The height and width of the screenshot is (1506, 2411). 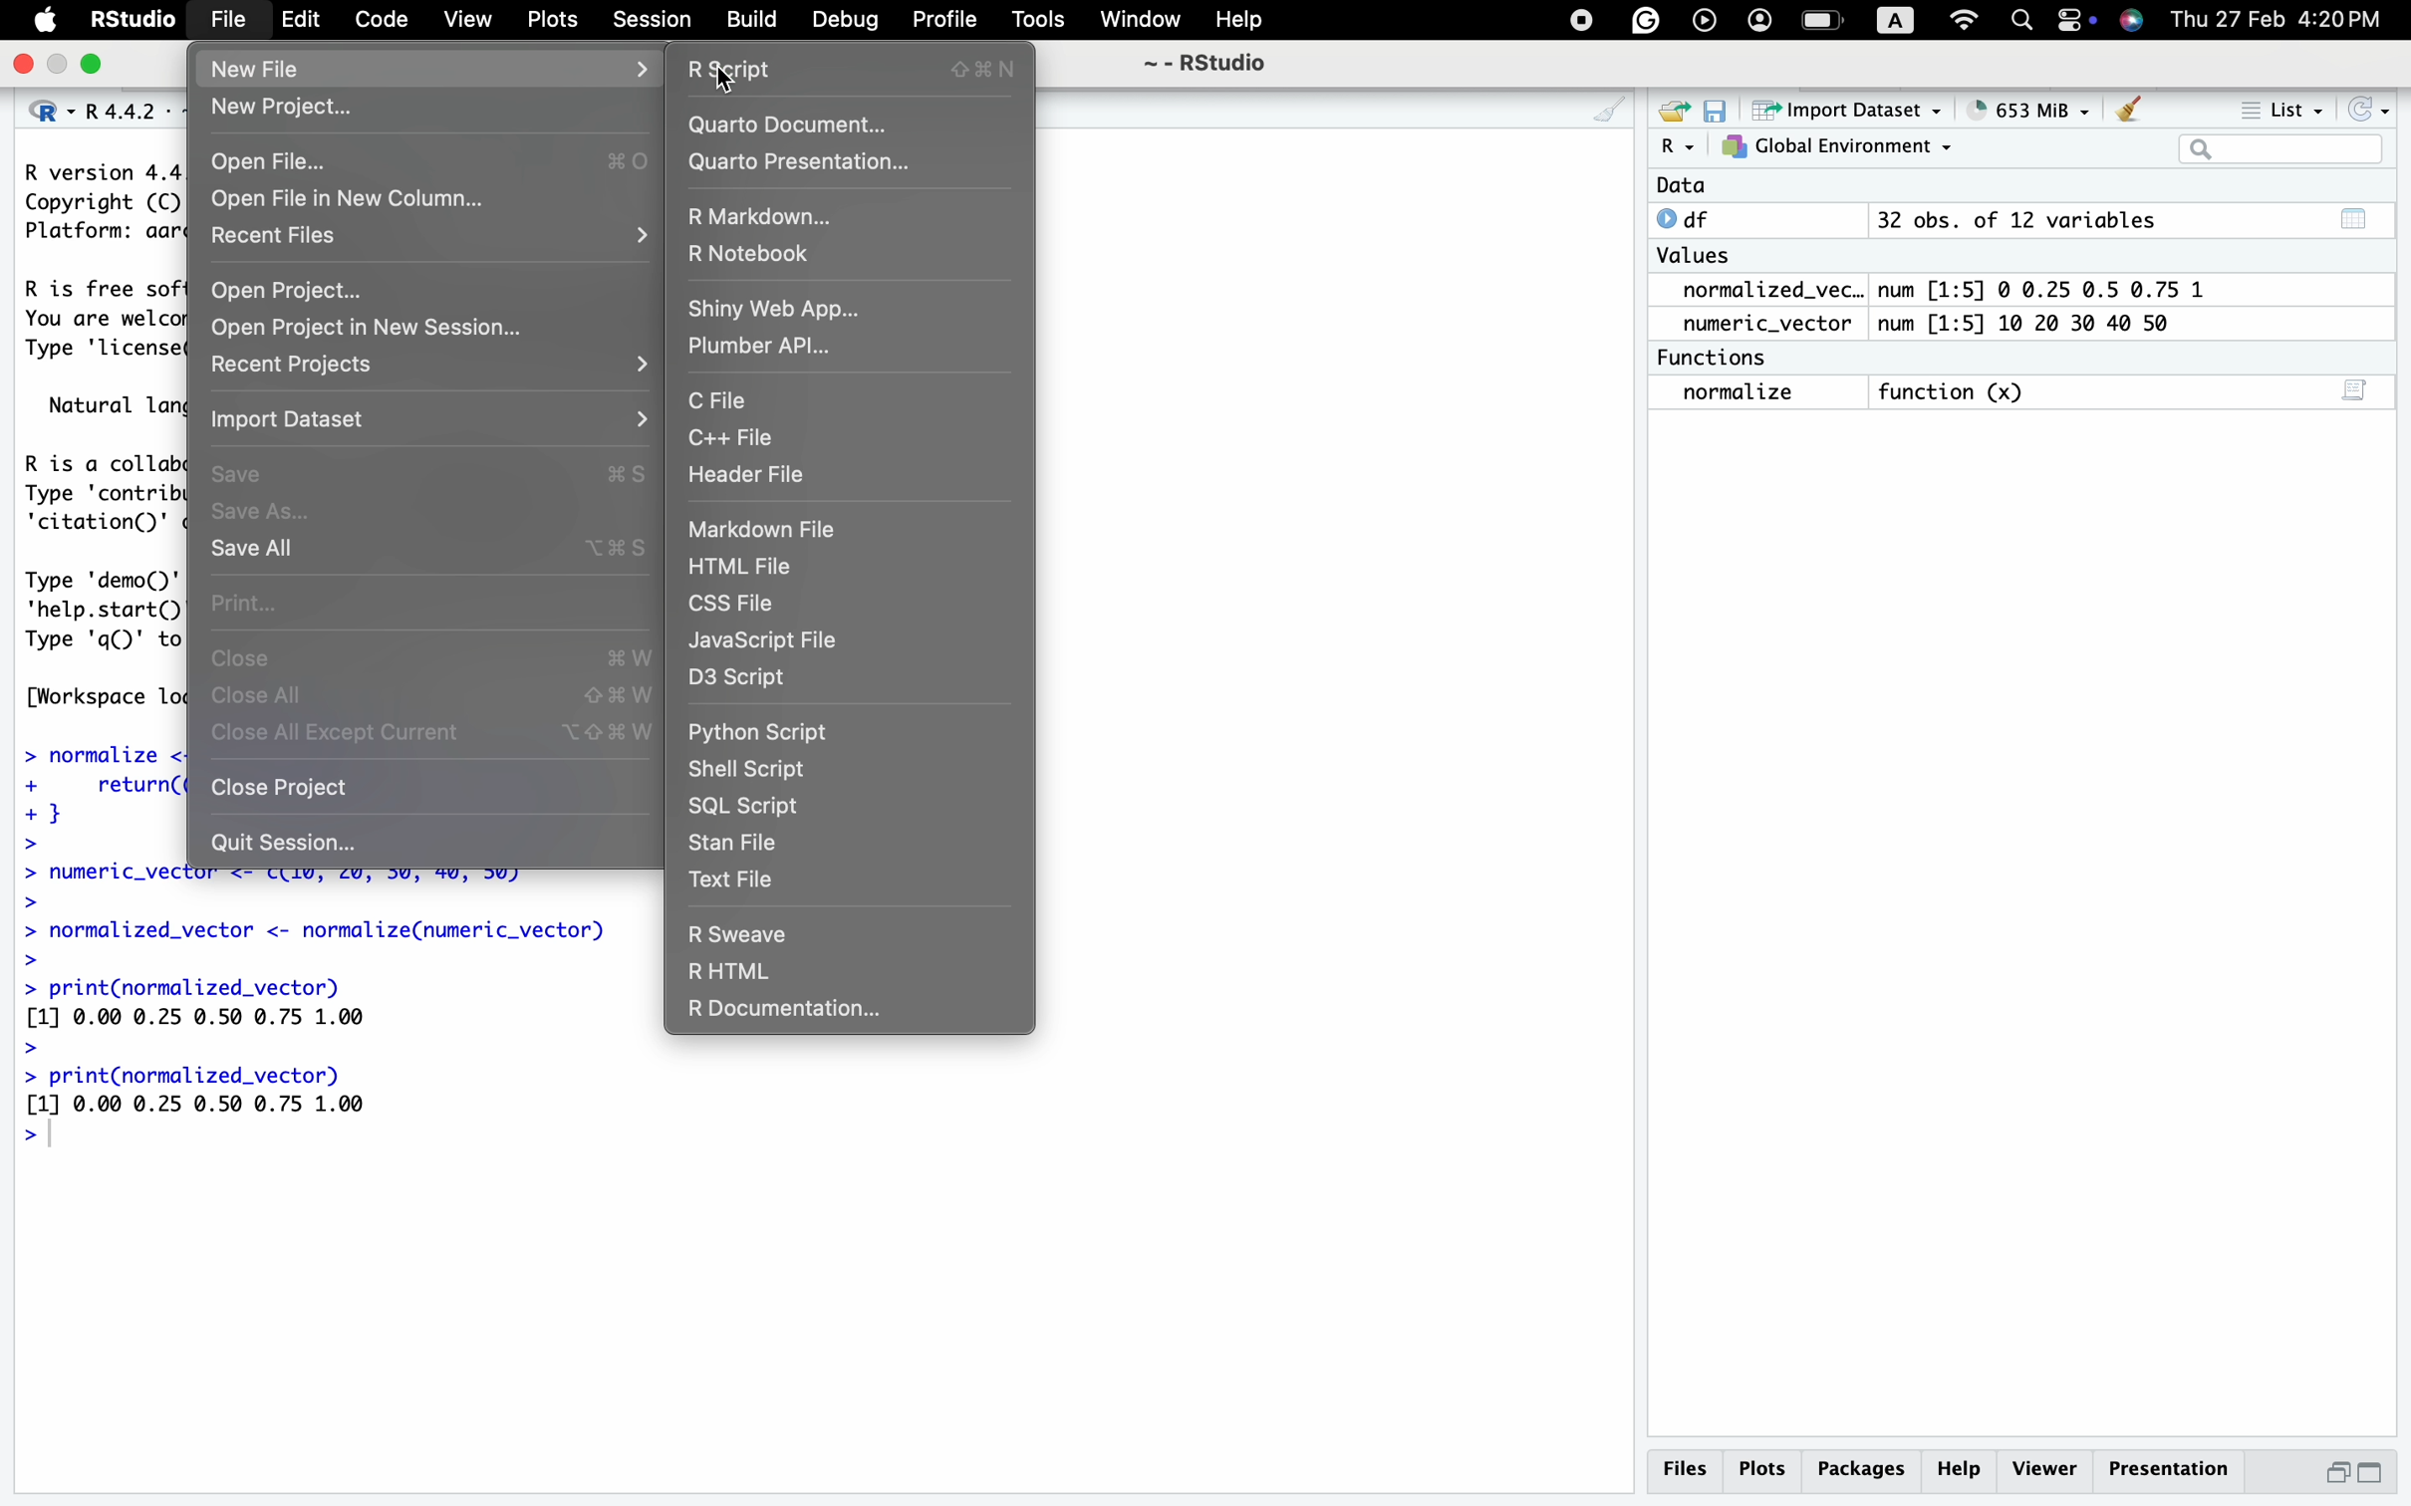 I want to click on Close, so click(x=246, y=662).